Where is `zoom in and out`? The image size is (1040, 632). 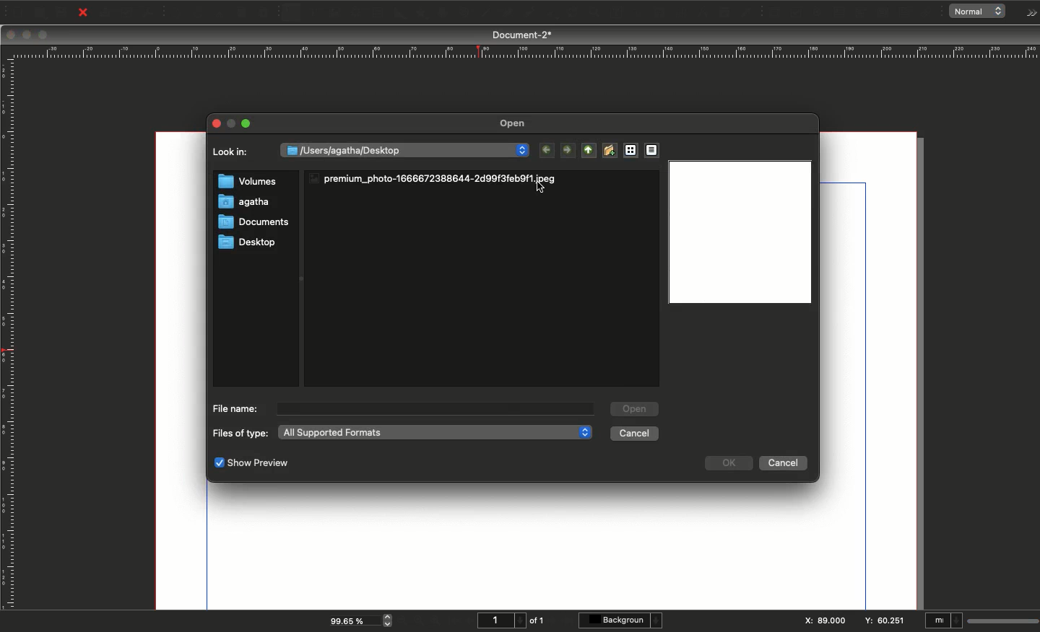 zoom in and out is located at coordinates (390, 620).